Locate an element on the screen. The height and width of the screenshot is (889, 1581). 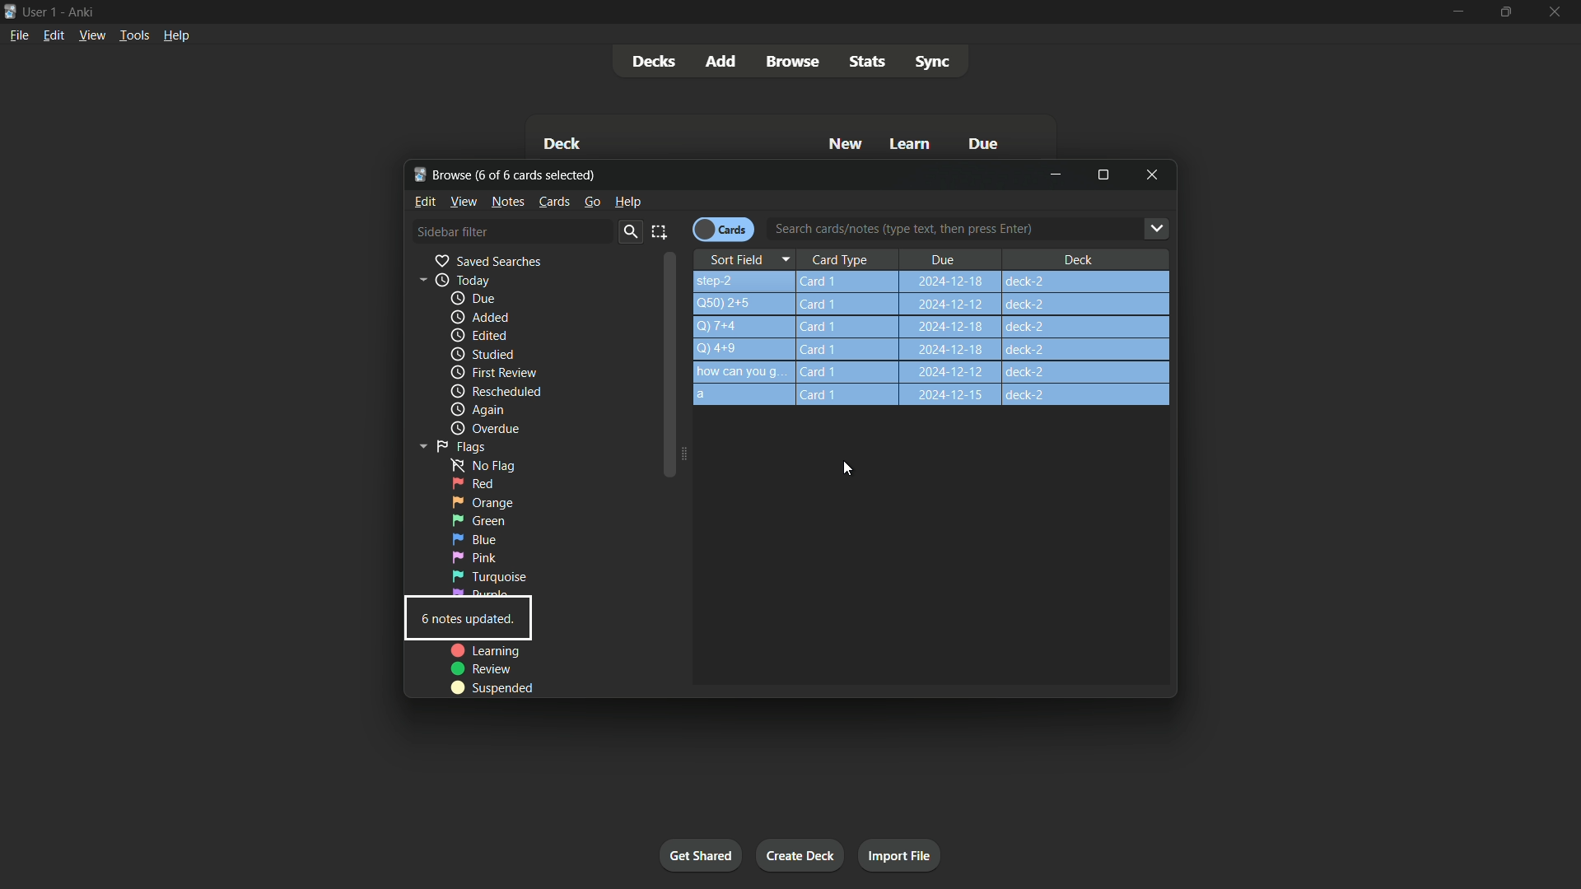
stats is located at coordinates (870, 60).